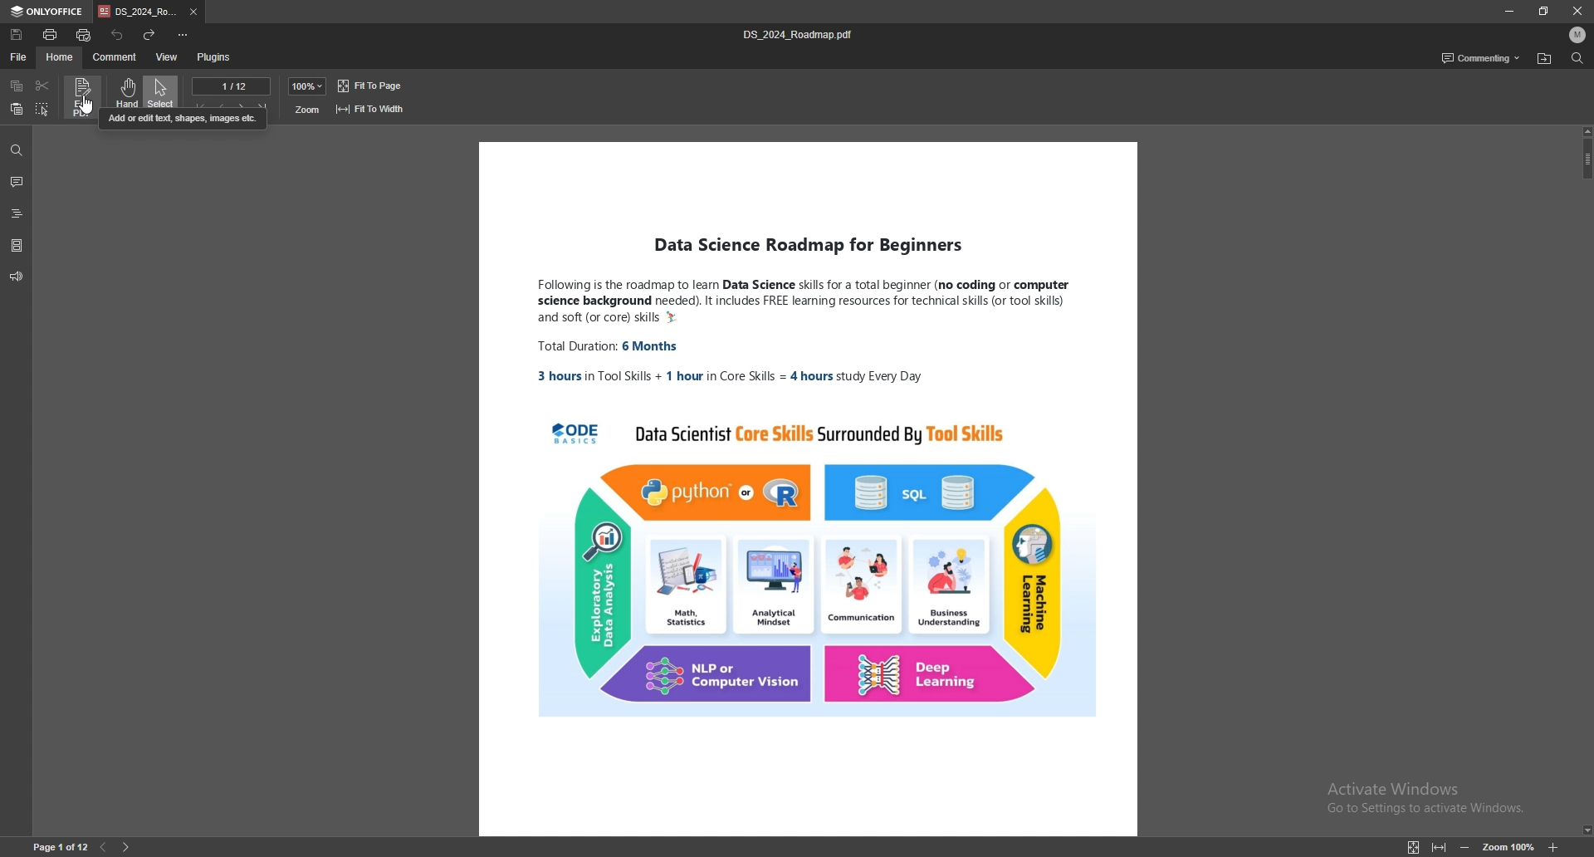 The width and height of the screenshot is (1594, 857). I want to click on Activate Windows
Go to Settings to activate Windows., so click(1432, 797).